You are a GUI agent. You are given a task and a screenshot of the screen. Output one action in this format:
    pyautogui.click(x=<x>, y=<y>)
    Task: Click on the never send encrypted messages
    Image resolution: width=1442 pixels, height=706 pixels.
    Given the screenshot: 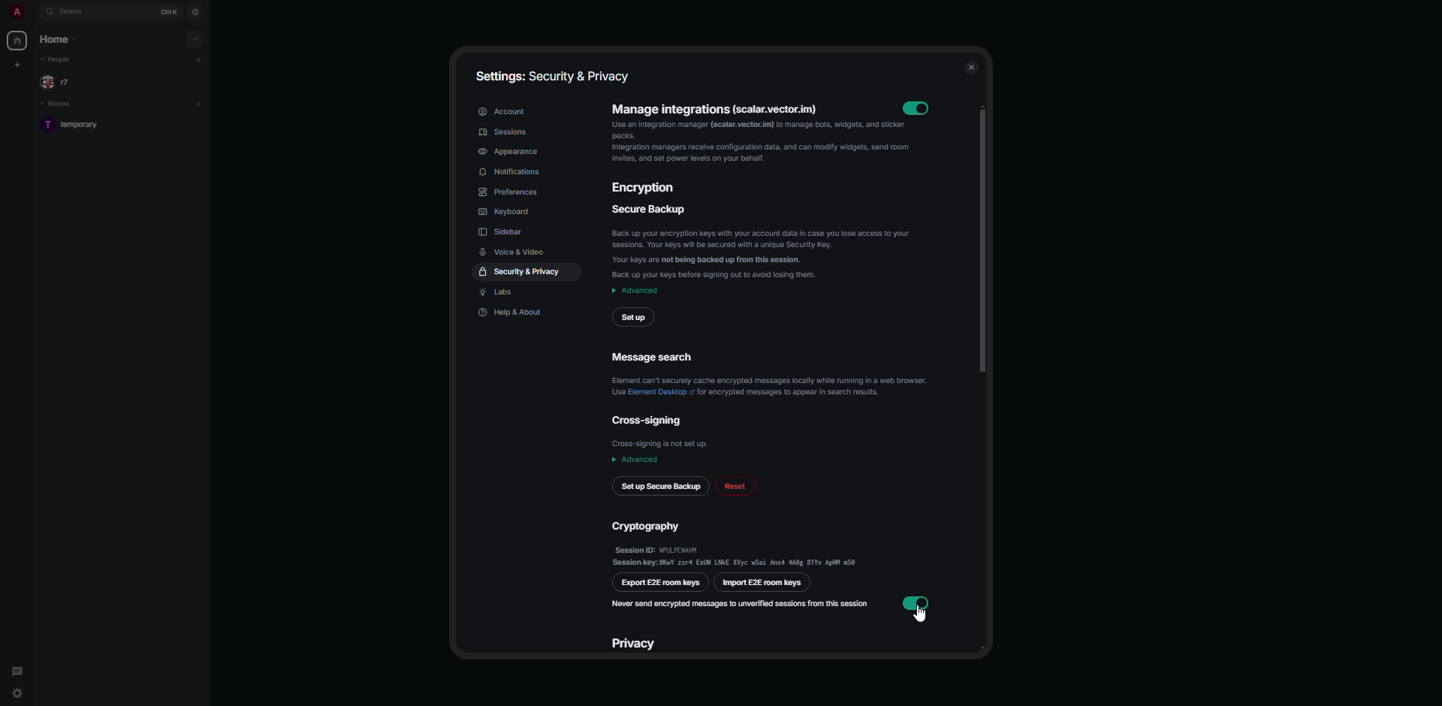 What is the action you would take?
    pyautogui.click(x=739, y=602)
    